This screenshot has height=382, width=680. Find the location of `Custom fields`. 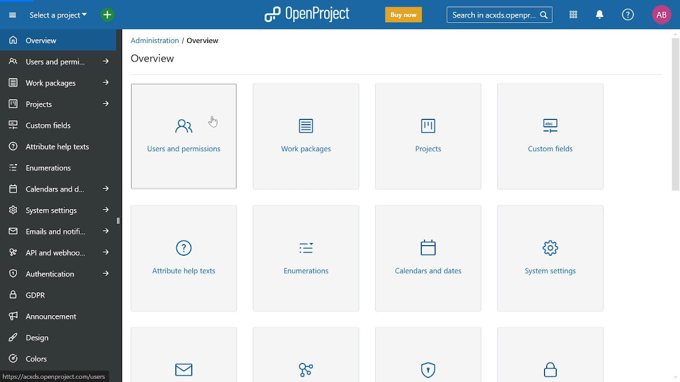

Custom fields is located at coordinates (52, 126).